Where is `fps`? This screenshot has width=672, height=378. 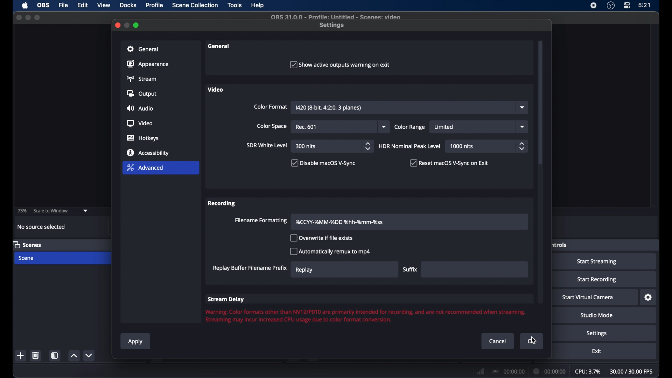
fps is located at coordinates (631, 372).